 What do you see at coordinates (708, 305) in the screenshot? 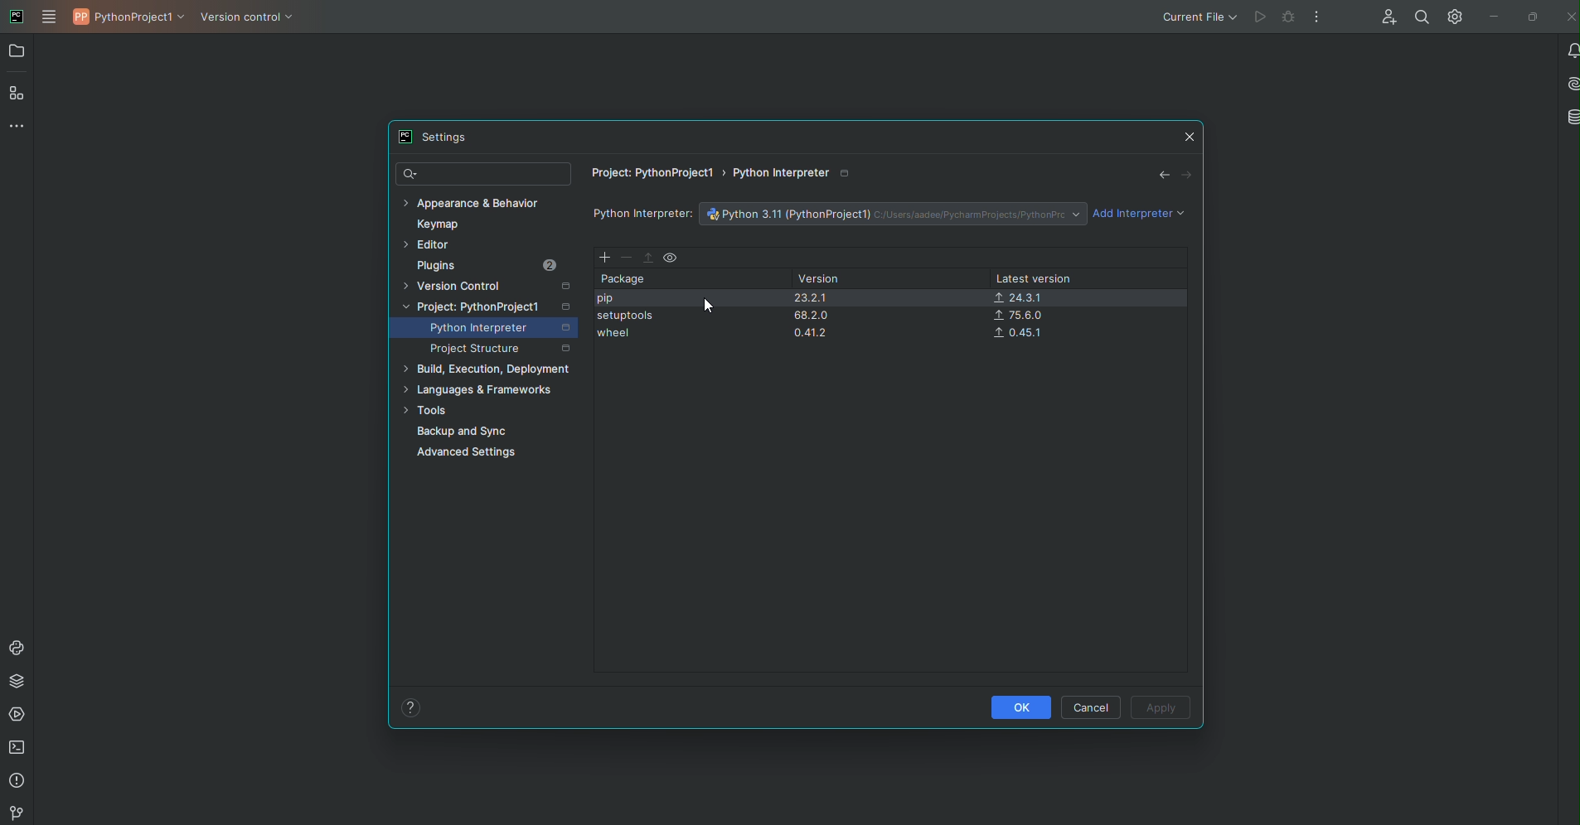
I see `Cursor` at bounding box center [708, 305].